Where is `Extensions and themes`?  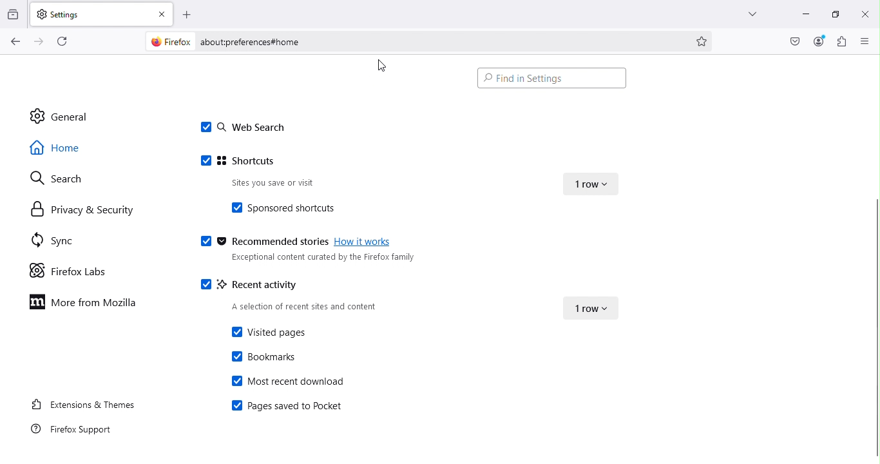 Extensions and themes is located at coordinates (81, 403).